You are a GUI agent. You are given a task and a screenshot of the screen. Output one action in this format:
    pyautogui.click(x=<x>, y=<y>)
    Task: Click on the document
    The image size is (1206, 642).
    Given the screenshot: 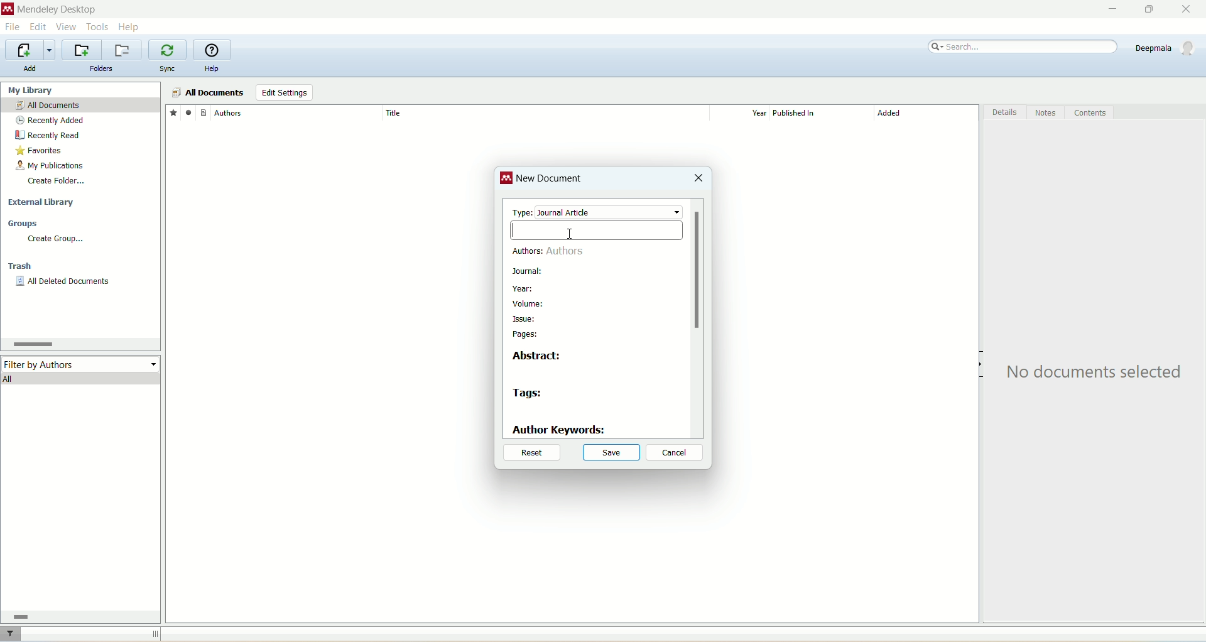 What is the action you would take?
    pyautogui.click(x=204, y=112)
    